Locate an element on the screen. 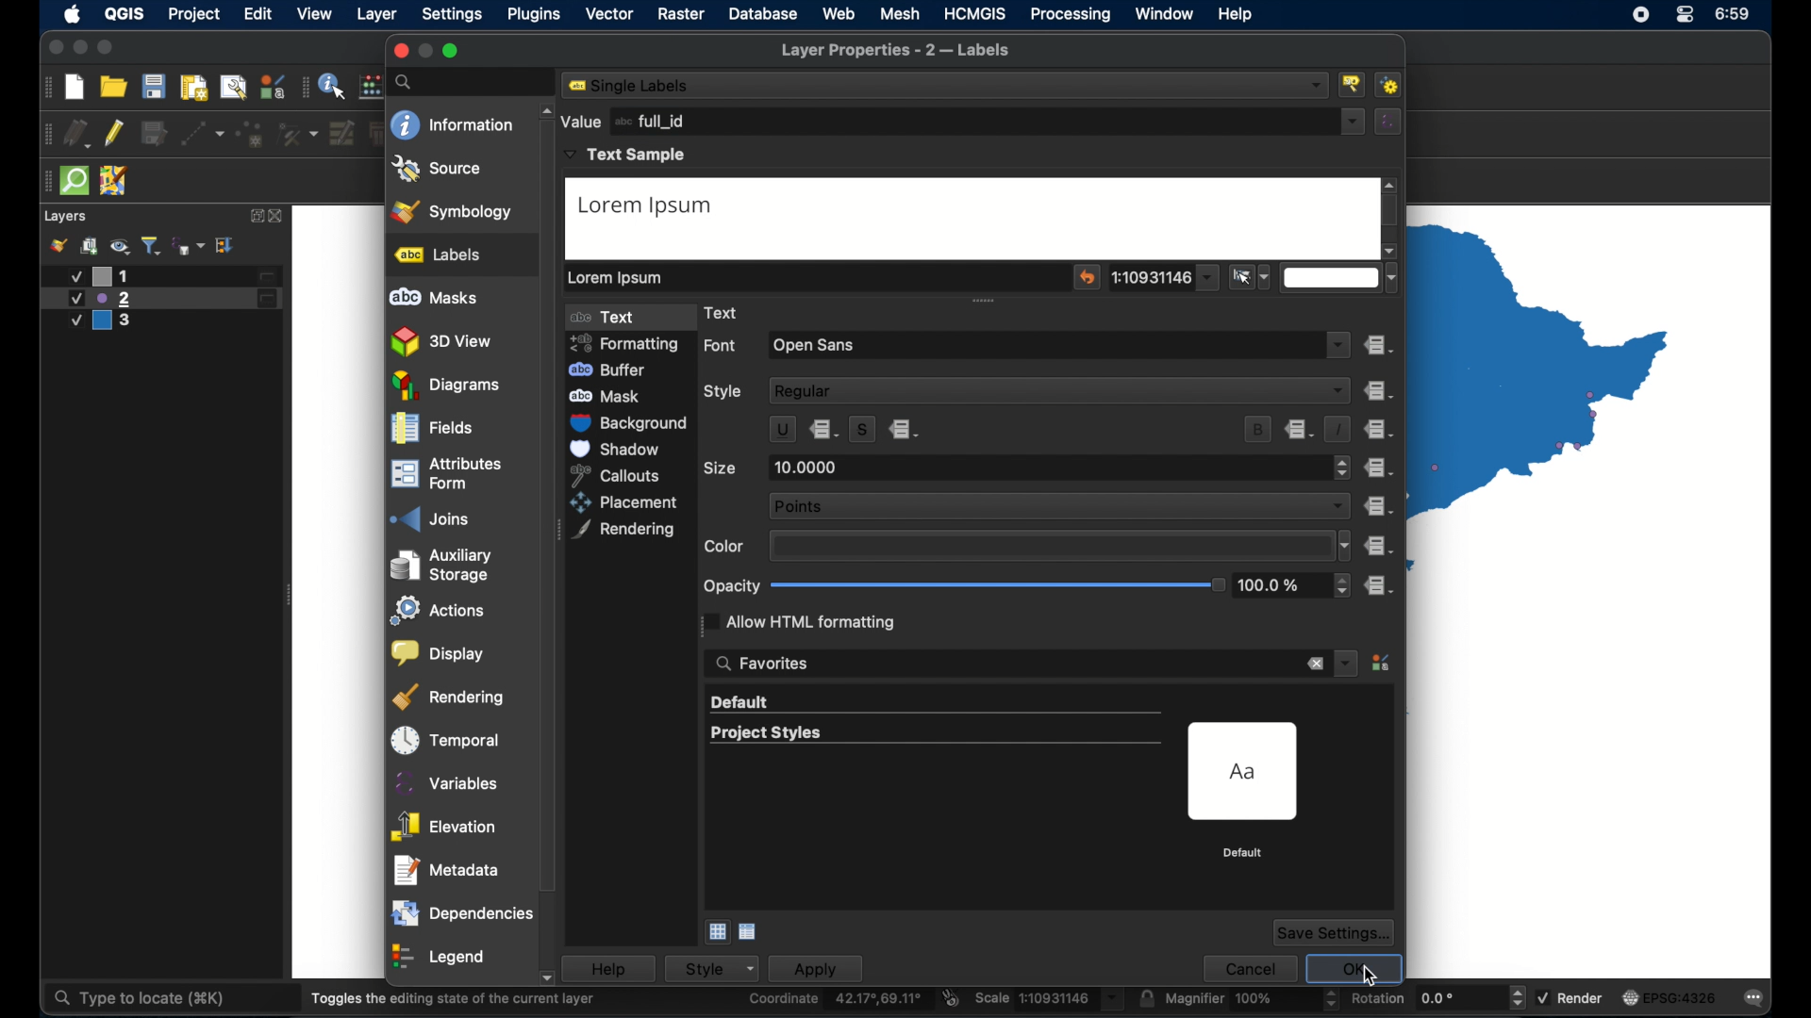  abc masks is located at coordinates (435, 298).